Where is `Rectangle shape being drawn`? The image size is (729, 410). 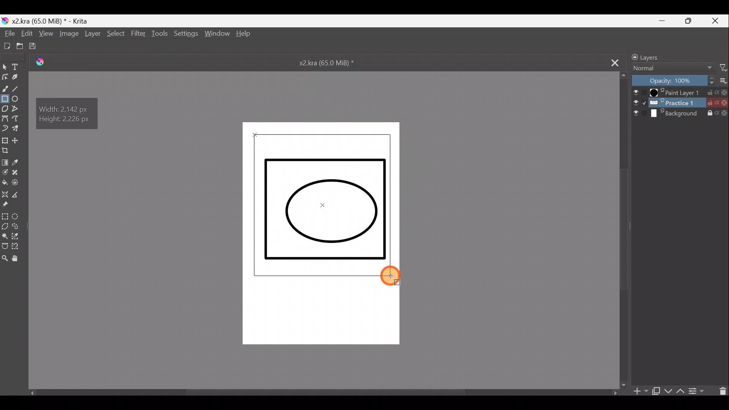 Rectangle shape being drawn is located at coordinates (322, 205).